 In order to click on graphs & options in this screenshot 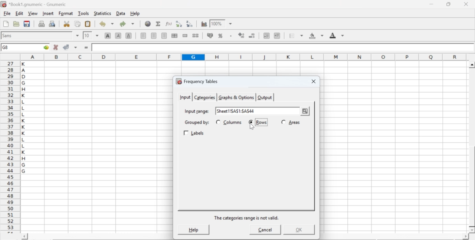, I will do `click(237, 97)`.